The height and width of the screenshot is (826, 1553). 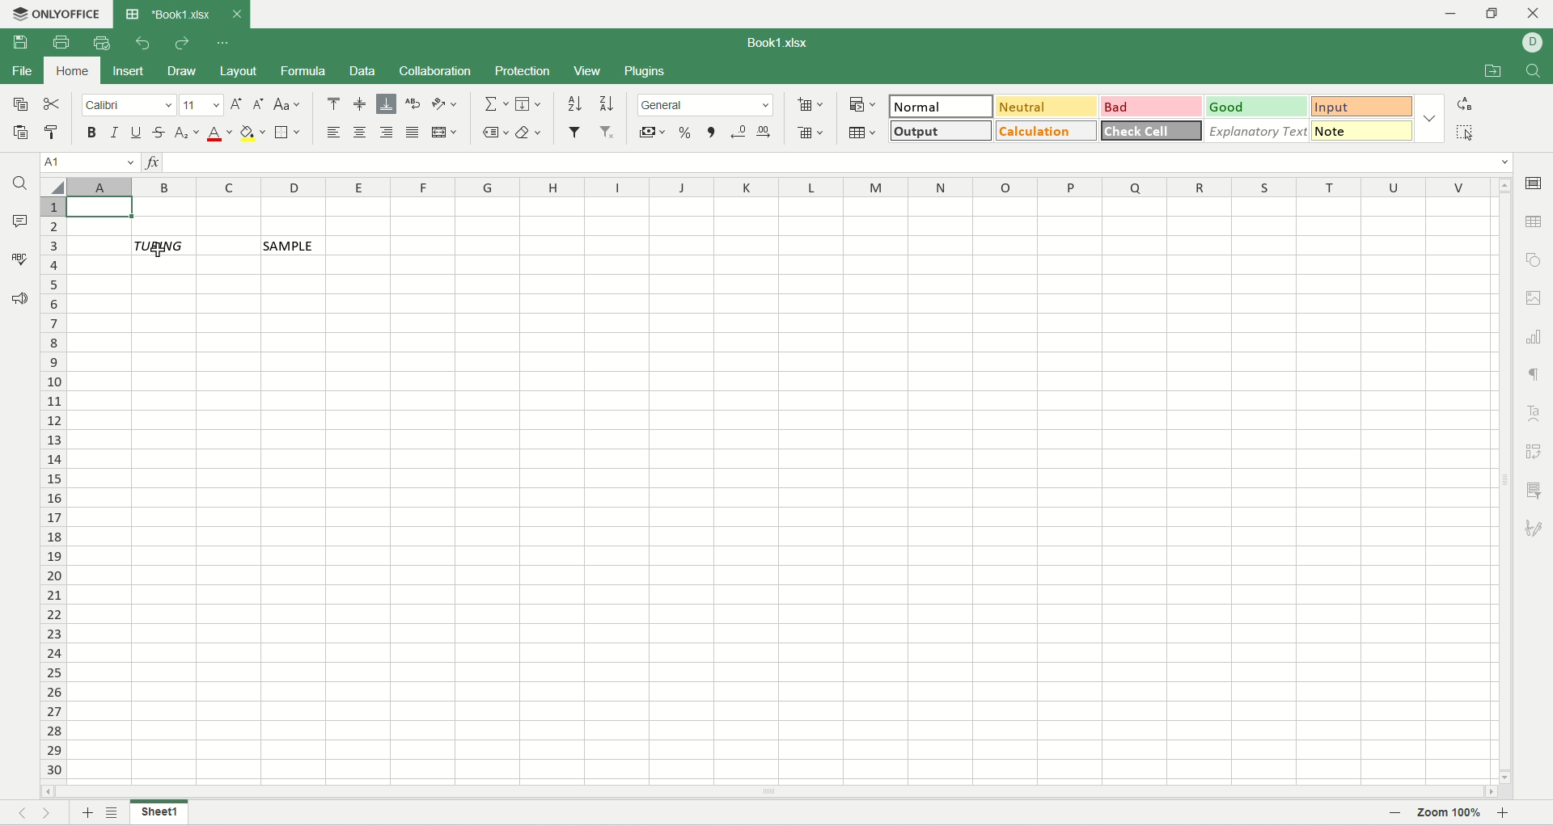 What do you see at coordinates (812, 133) in the screenshot?
I see `remove cell` at bounding box center [812, 133].